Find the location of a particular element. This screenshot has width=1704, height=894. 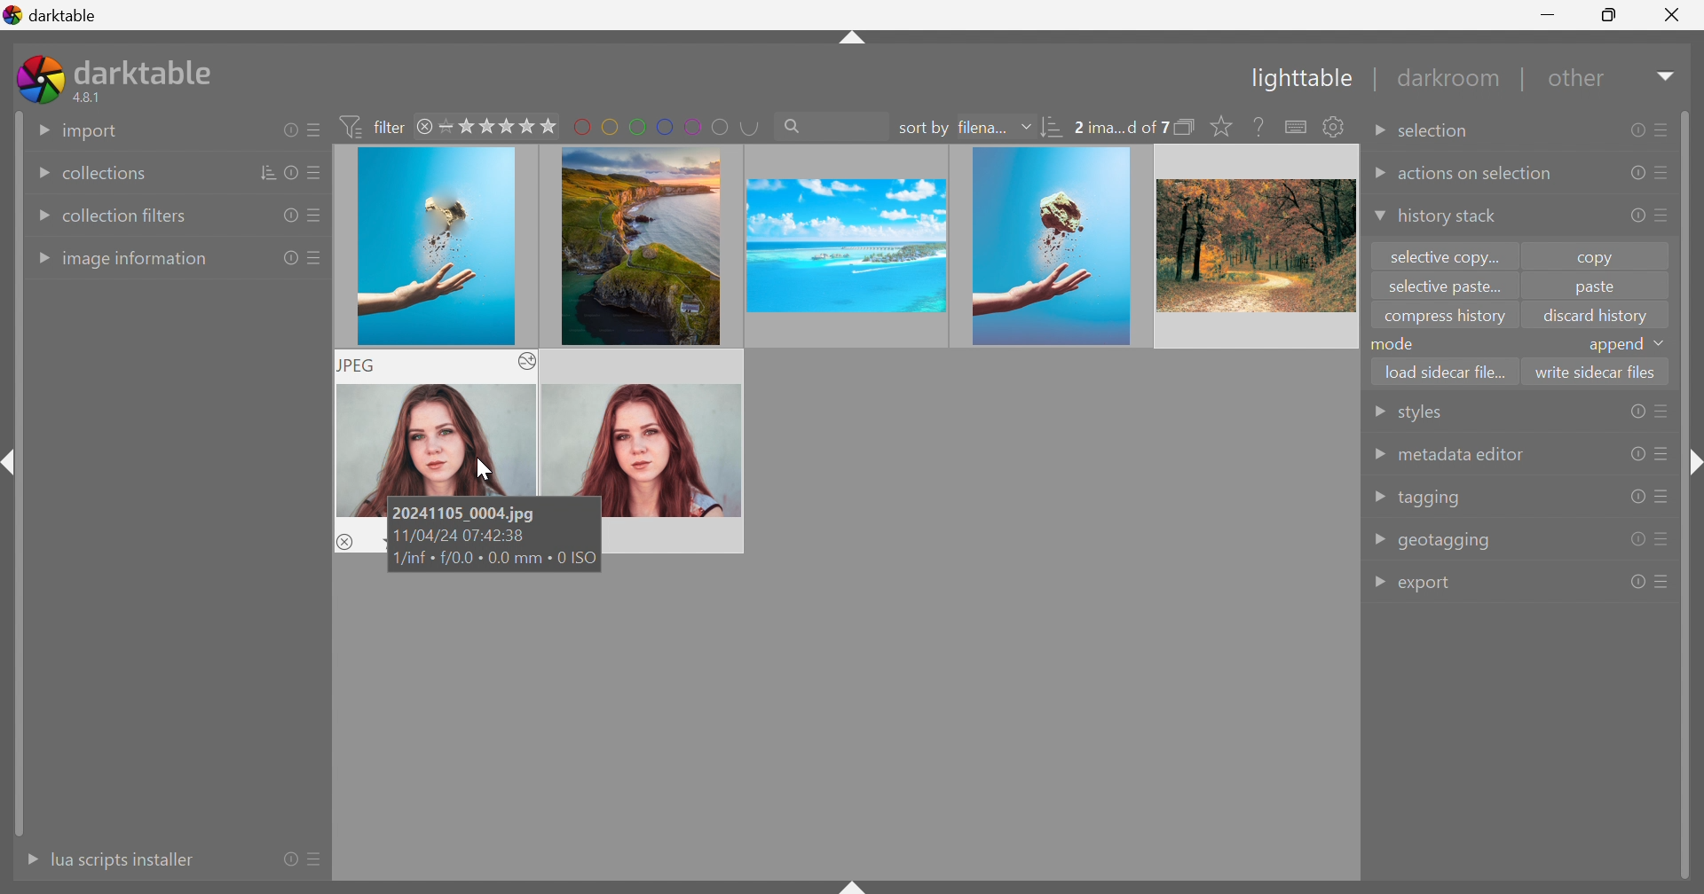

enable this then click on a control element to see its online help is located at coordinates (1259, 126).